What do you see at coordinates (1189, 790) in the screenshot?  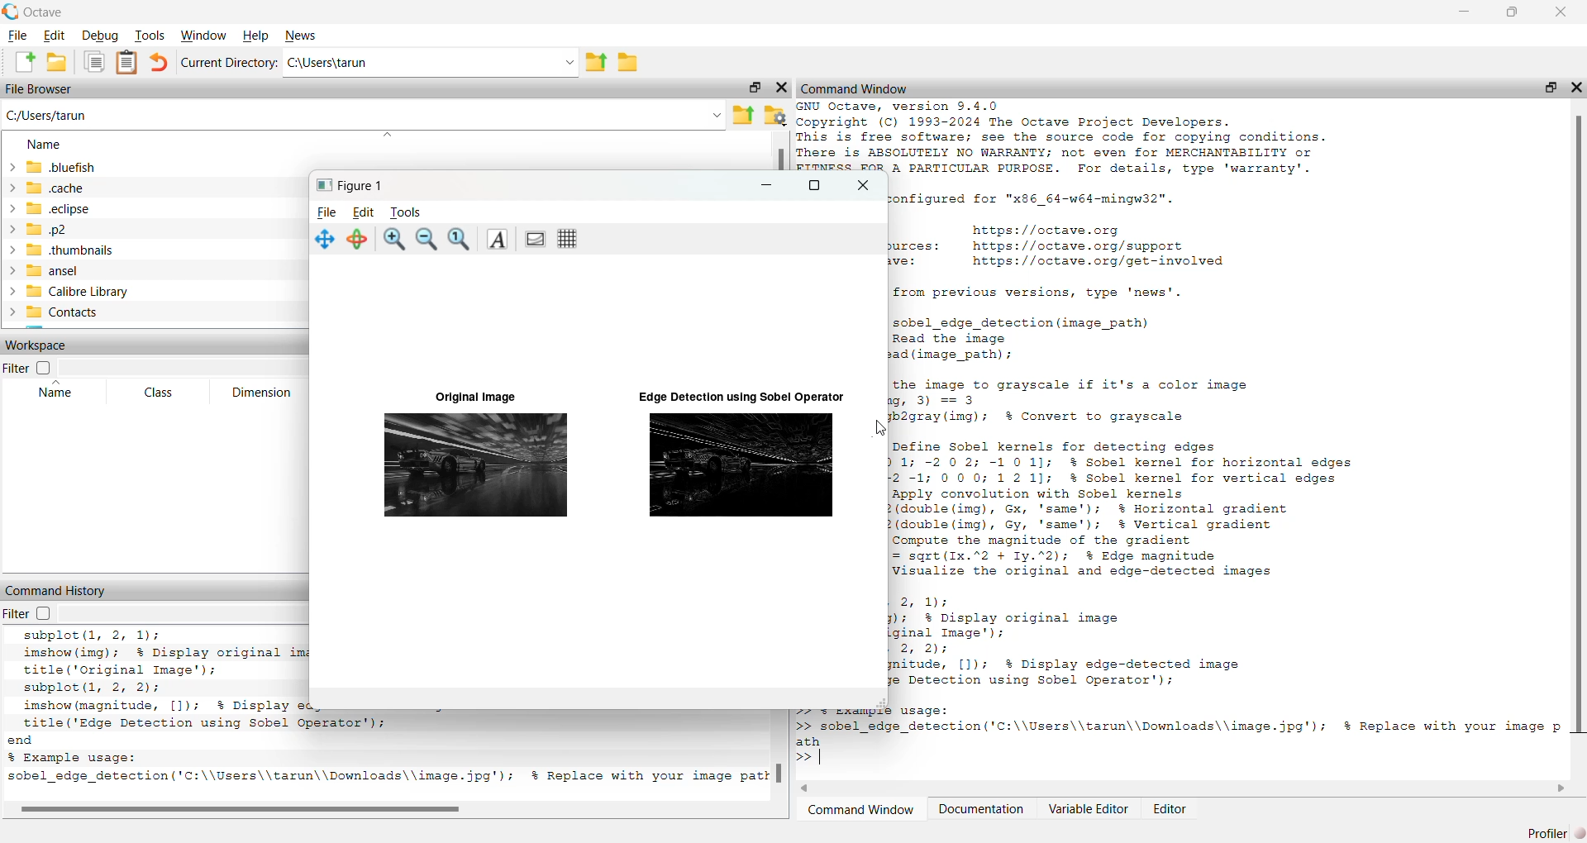 I see `horizontal scroll bar` at bounding box center [1189, 790].